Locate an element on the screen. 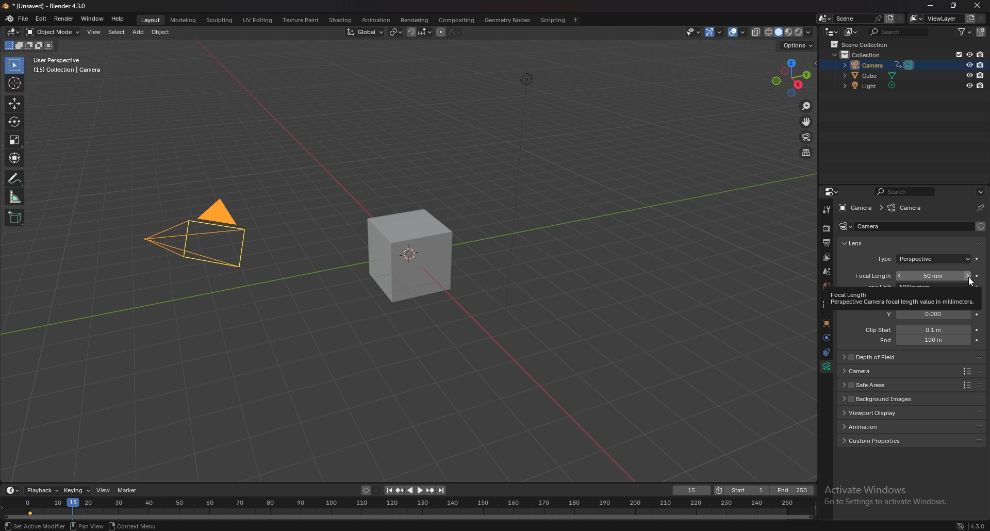 This screenshot has width=990, height=531. disable in renders is located at coordinates (981, 75).